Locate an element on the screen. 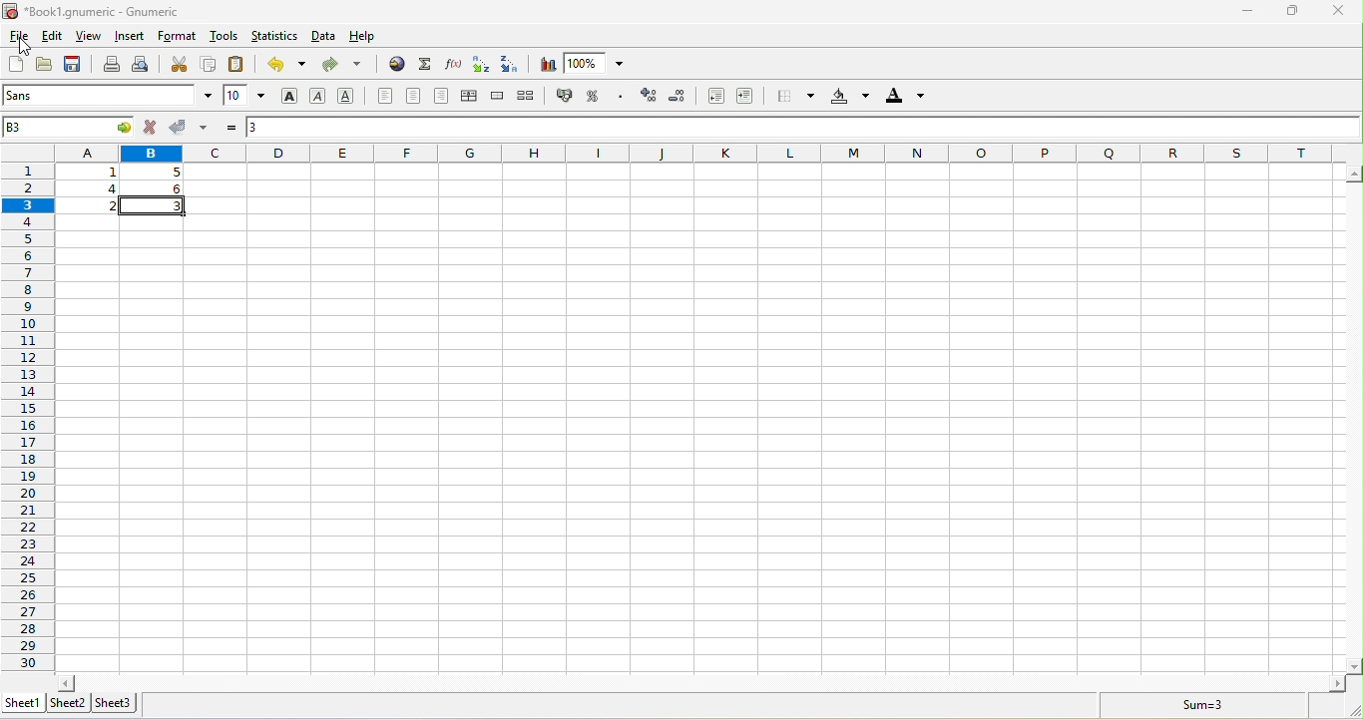  format the selection as accounting is located at coordinates (565, 95).